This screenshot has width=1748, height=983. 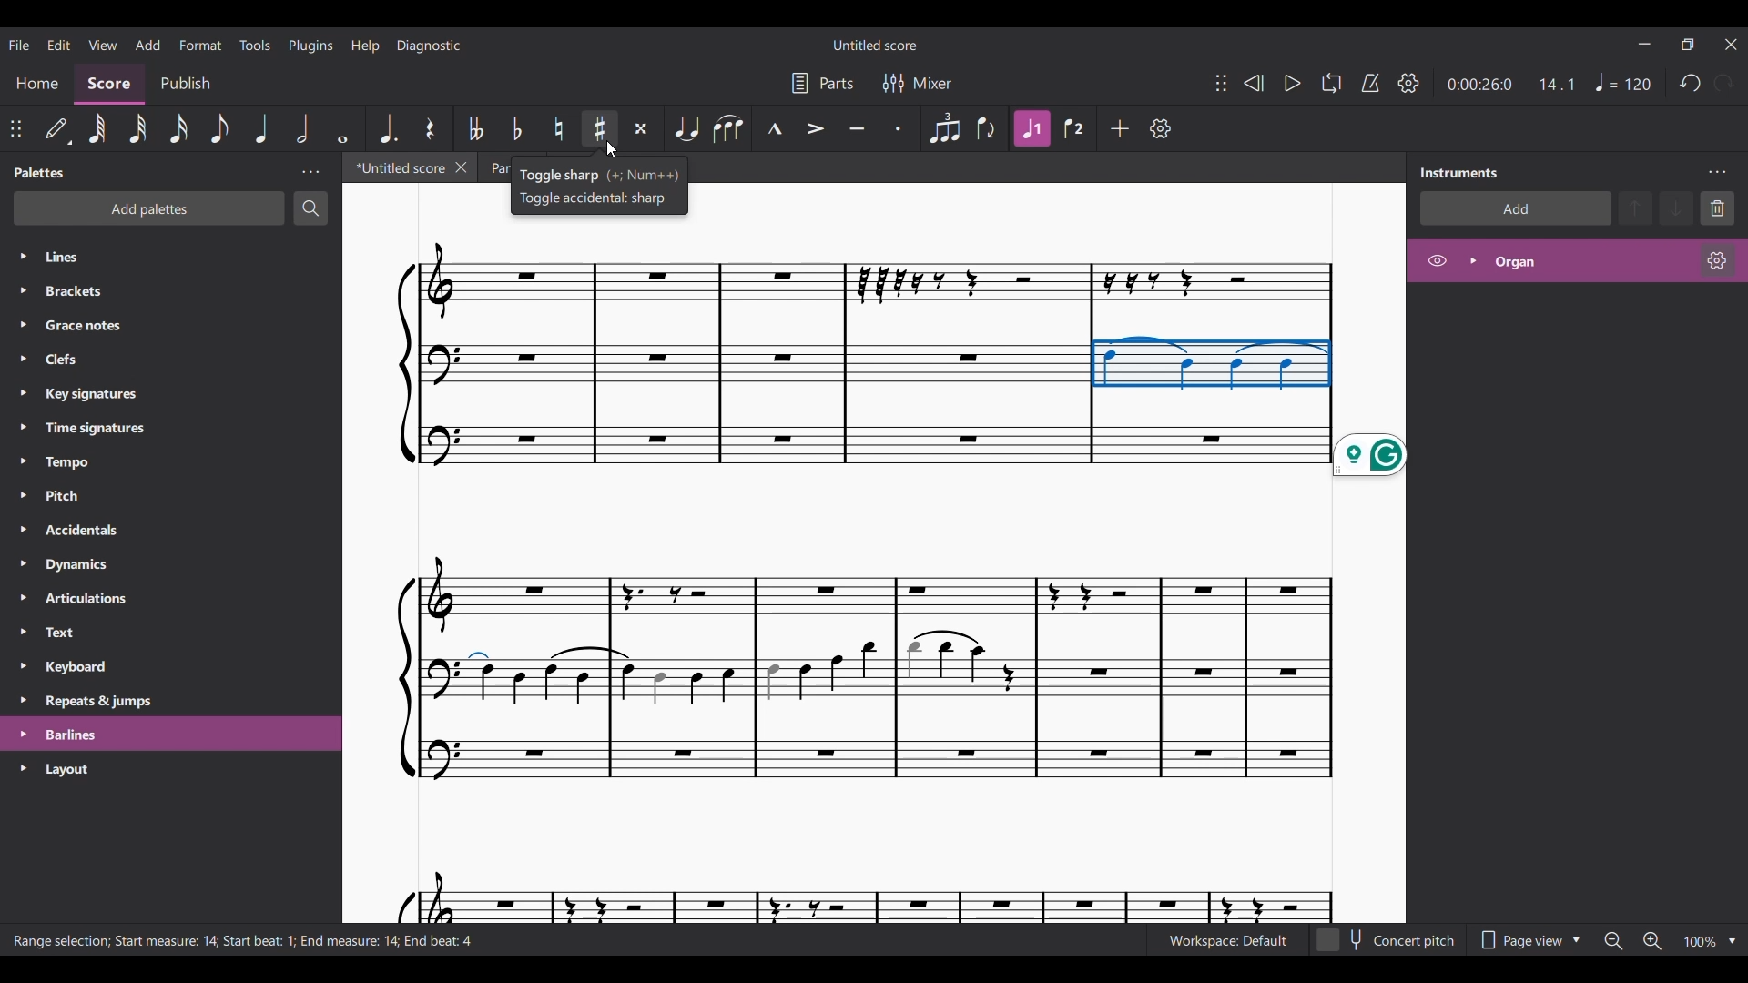 I want to click on Instruments panel settings, so click(x=1716, y=172).